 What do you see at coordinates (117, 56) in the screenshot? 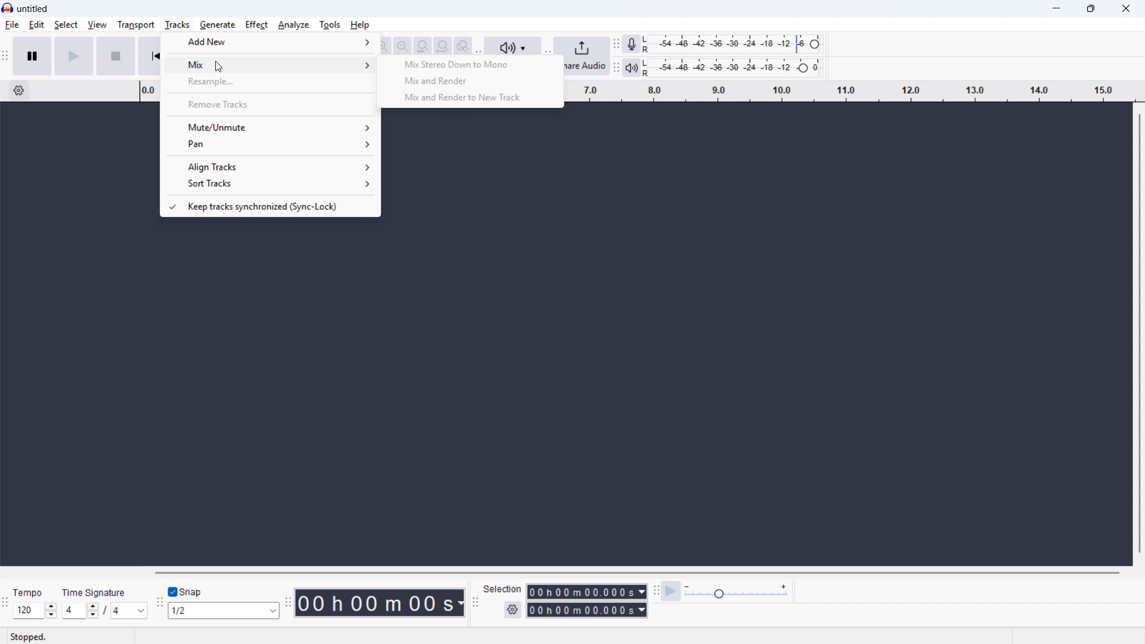
I see `Stop ` at bounding box center [117, 56].